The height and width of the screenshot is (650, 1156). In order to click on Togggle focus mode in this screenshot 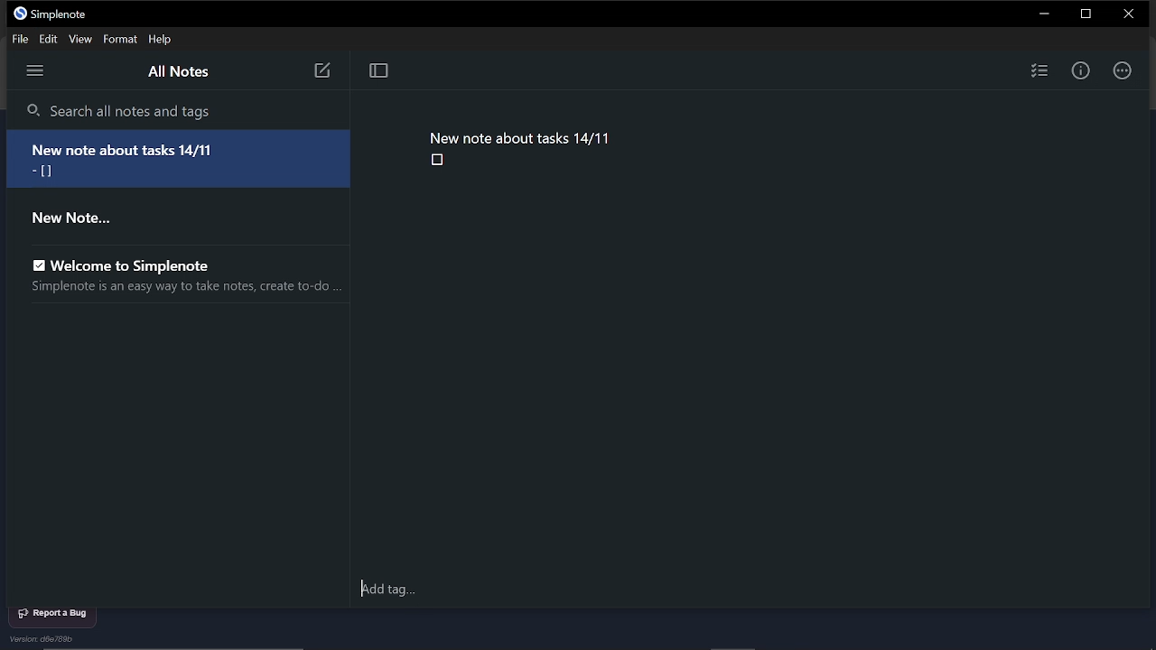, I will do `click(380, 71)`.